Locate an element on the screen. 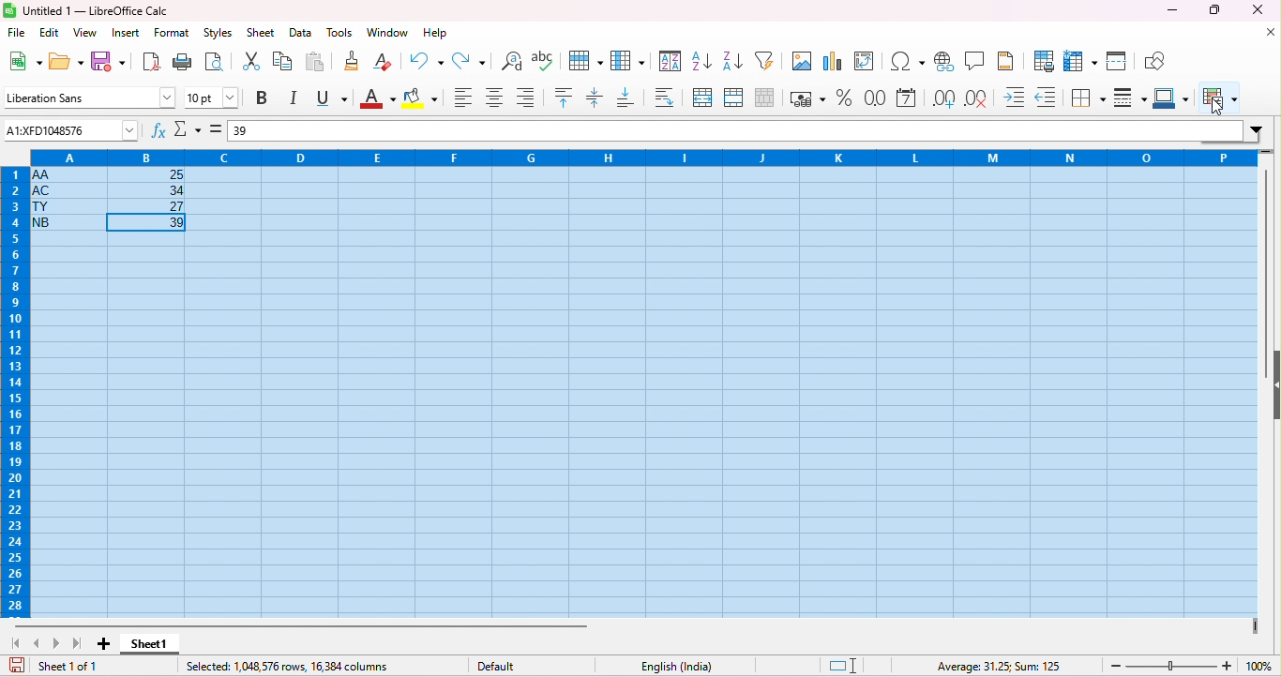 The height and width of the screenshot is (677, 1281). maximize is located at coordinates (1213, 9).